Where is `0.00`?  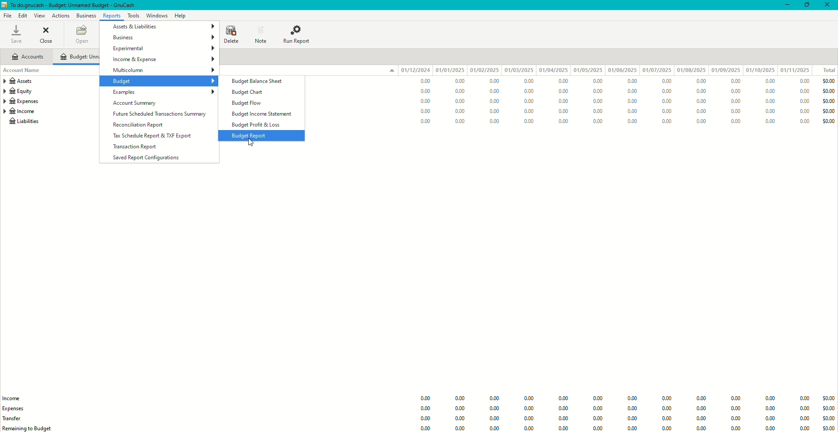 0.00 is located at coordinates (561, 81).